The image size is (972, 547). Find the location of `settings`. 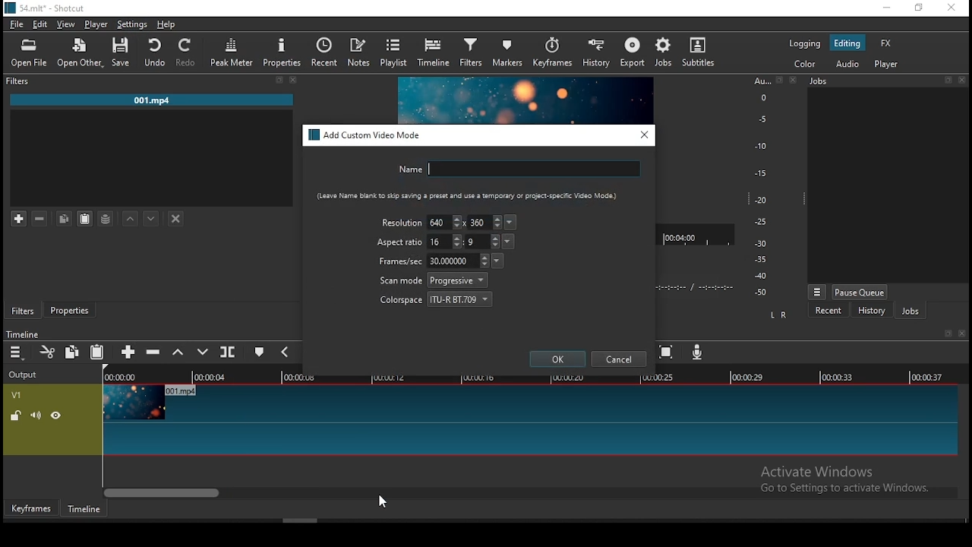

settings is located at coordinates (130, 24).